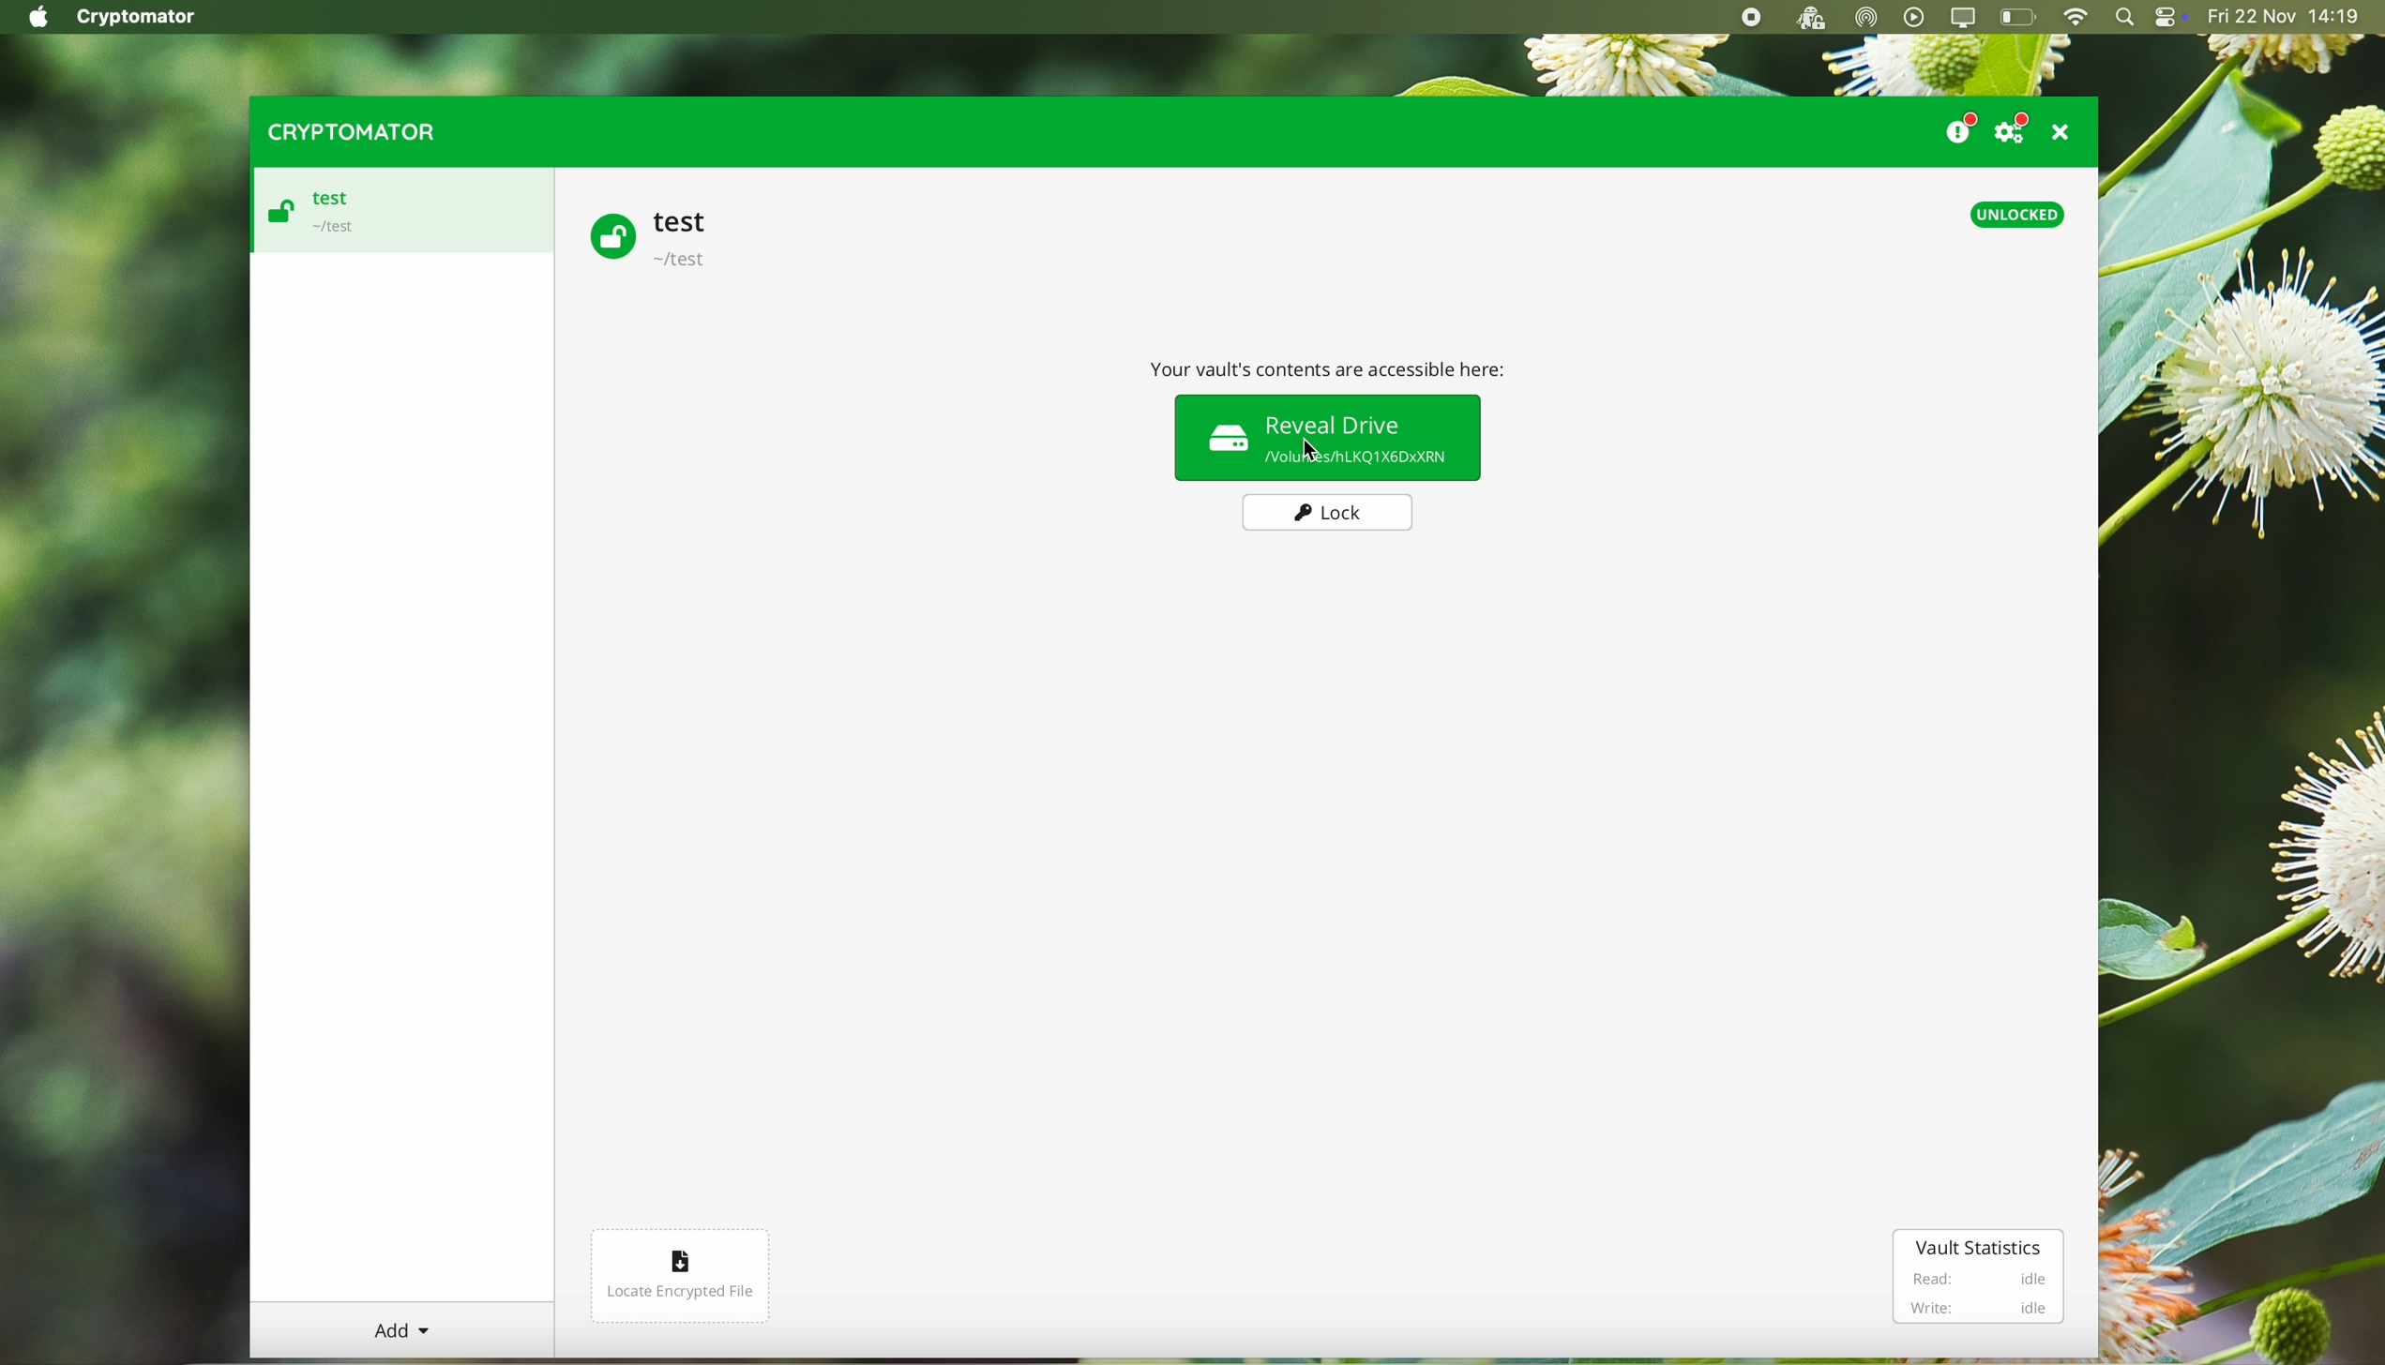  What do you see at coordinates (2124, 18) in the screenshot?
I see `spotlight search` at bounding box center [2124, 18].